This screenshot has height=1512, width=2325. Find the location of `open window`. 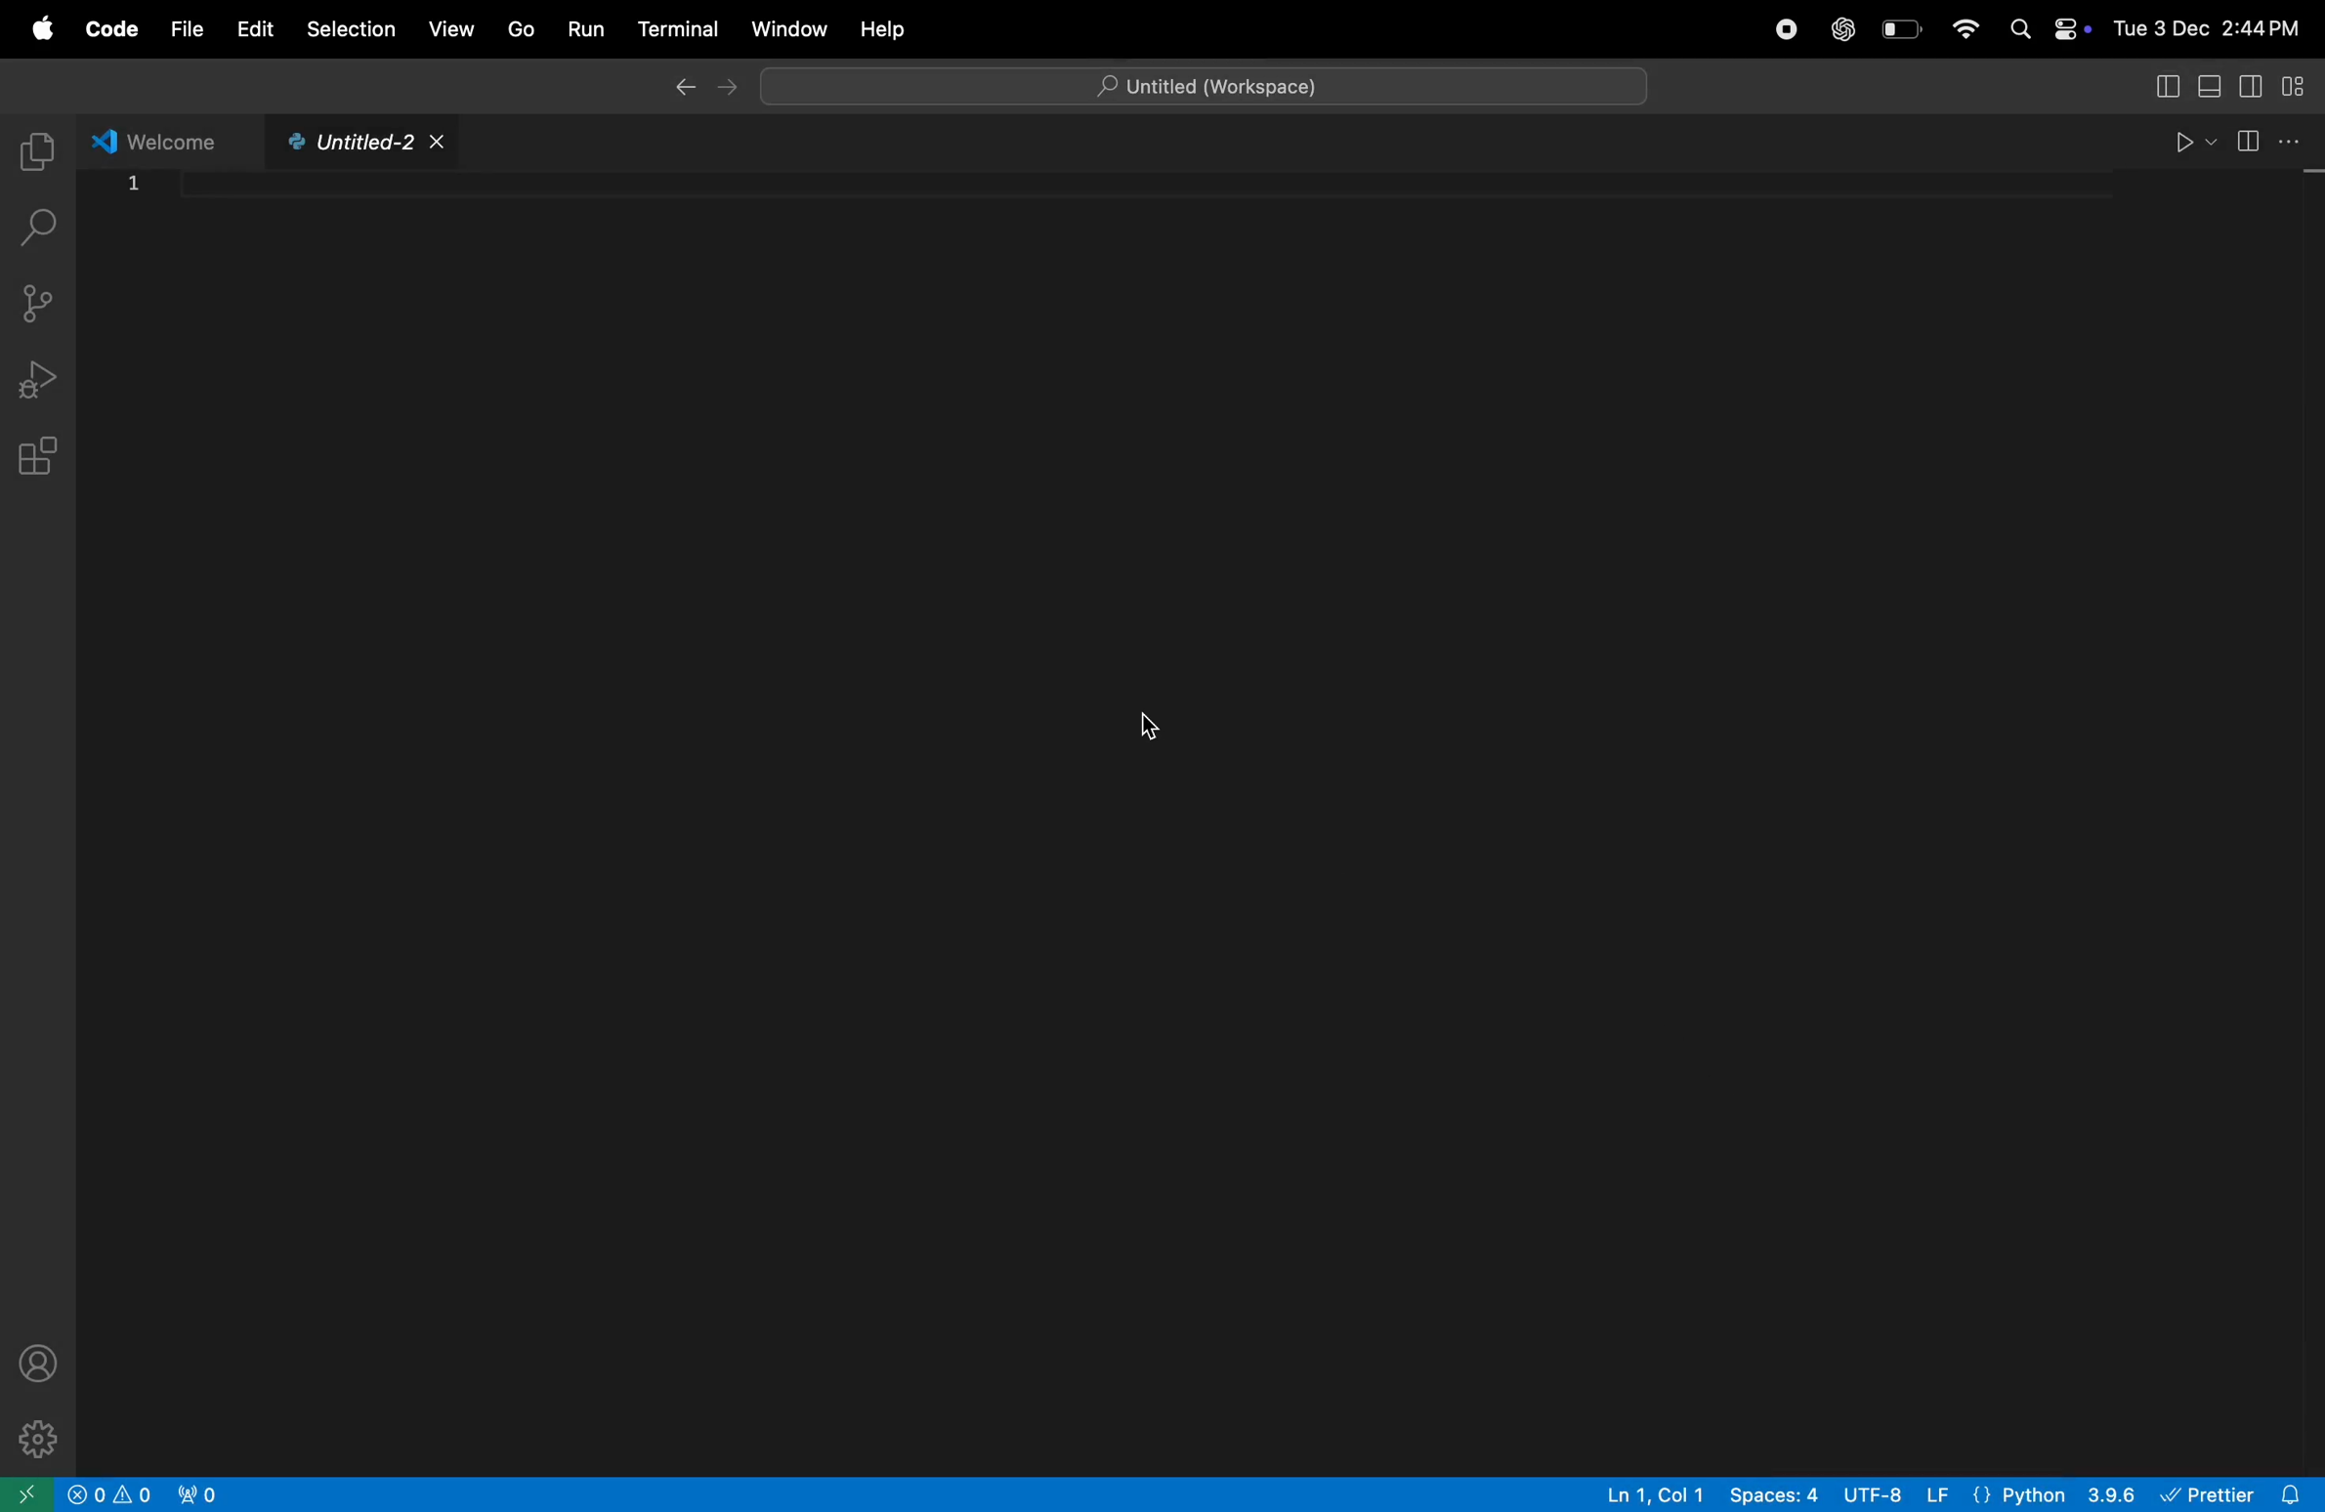

open window is located at coordinates (24, 1494).